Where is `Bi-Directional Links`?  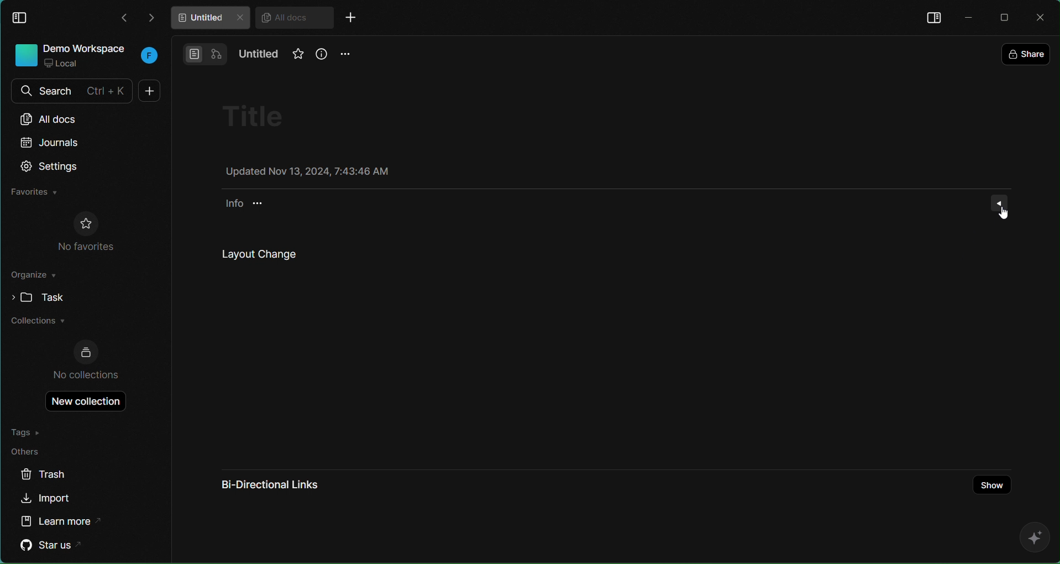 Bi-Directional Links is located at coordinates (287, 486).